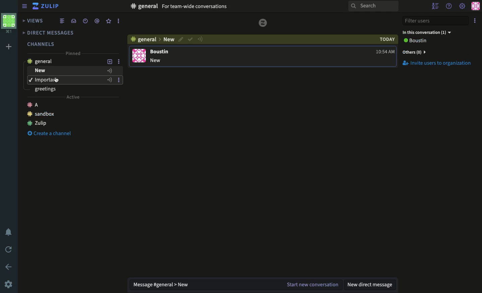 The width and height of the screenshot is (482, 293). Describe the element at coordinates (475, 7) in the screenshot. I see `Profile` at that location.